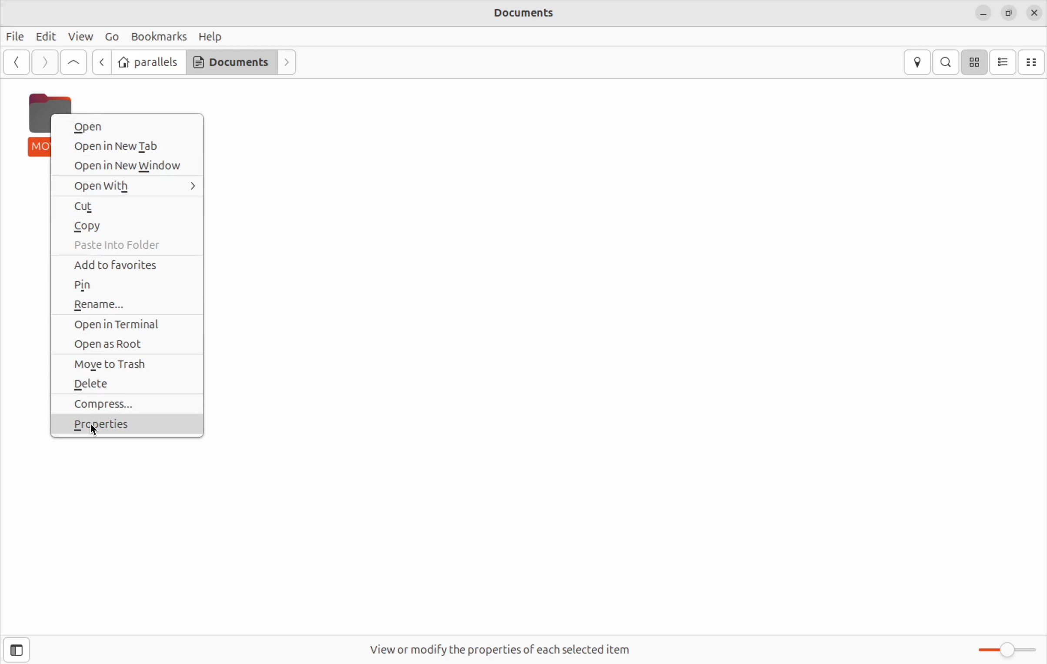  Describe the element at coordinates (287, 61) in the screenshot. I see `next` at that location.